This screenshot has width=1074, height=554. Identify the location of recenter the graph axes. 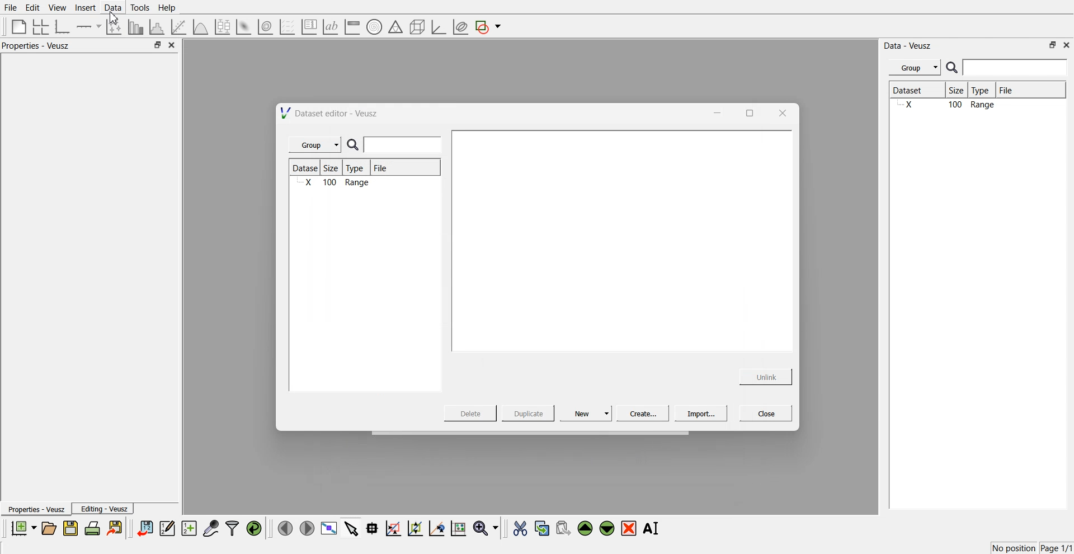
(436, 528).